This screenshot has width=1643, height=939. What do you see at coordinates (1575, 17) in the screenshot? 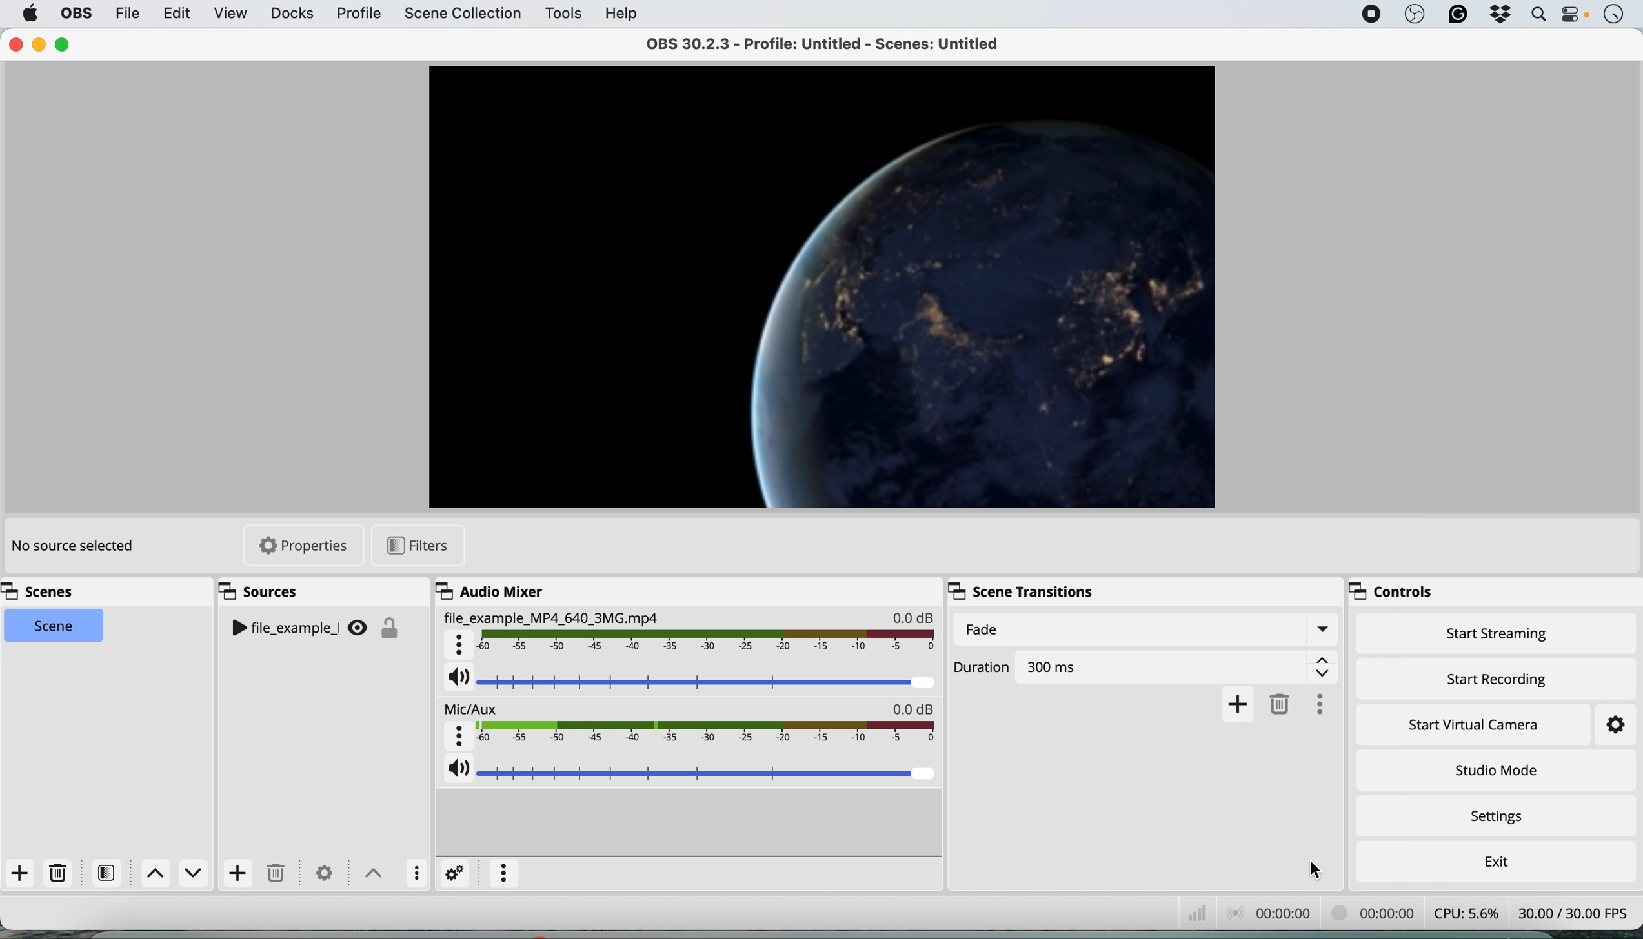
I see `control cener` at bounding box center [1575, 17].